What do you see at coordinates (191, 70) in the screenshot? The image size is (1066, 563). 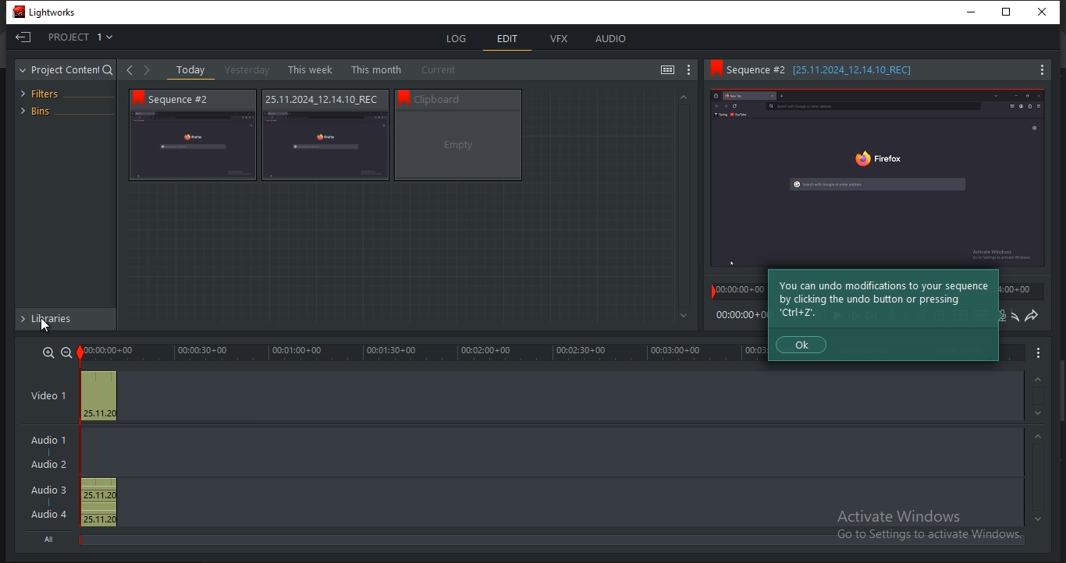 I see `today` at bounding box center [191, 70].